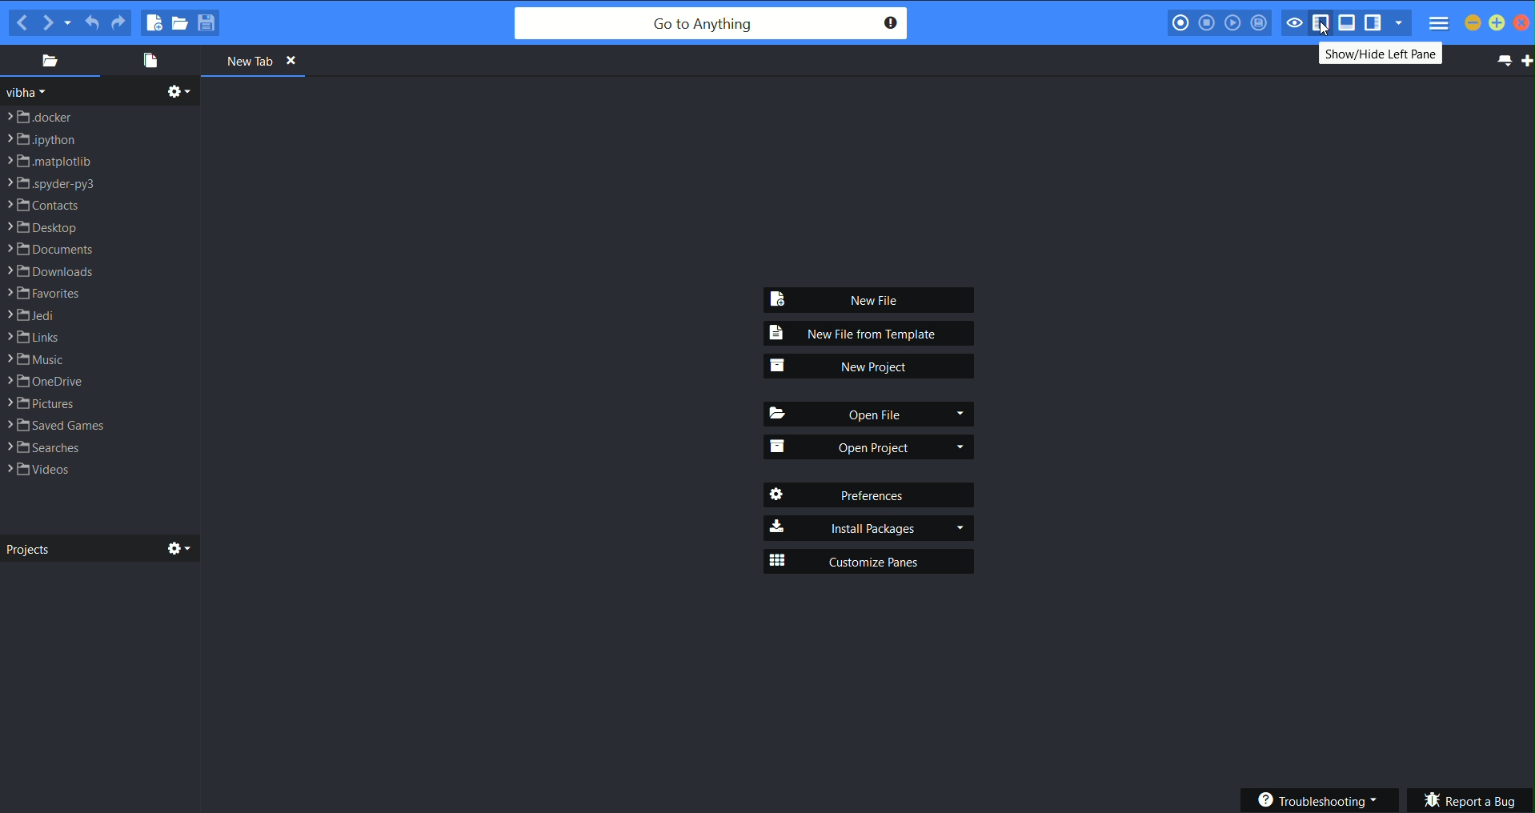 Image resolution: width=1535 pixels, height=813 pixels. What do you see at coordinates (870, 448) in the screenshot?
I see `open project` at bounding box center [870, 448].